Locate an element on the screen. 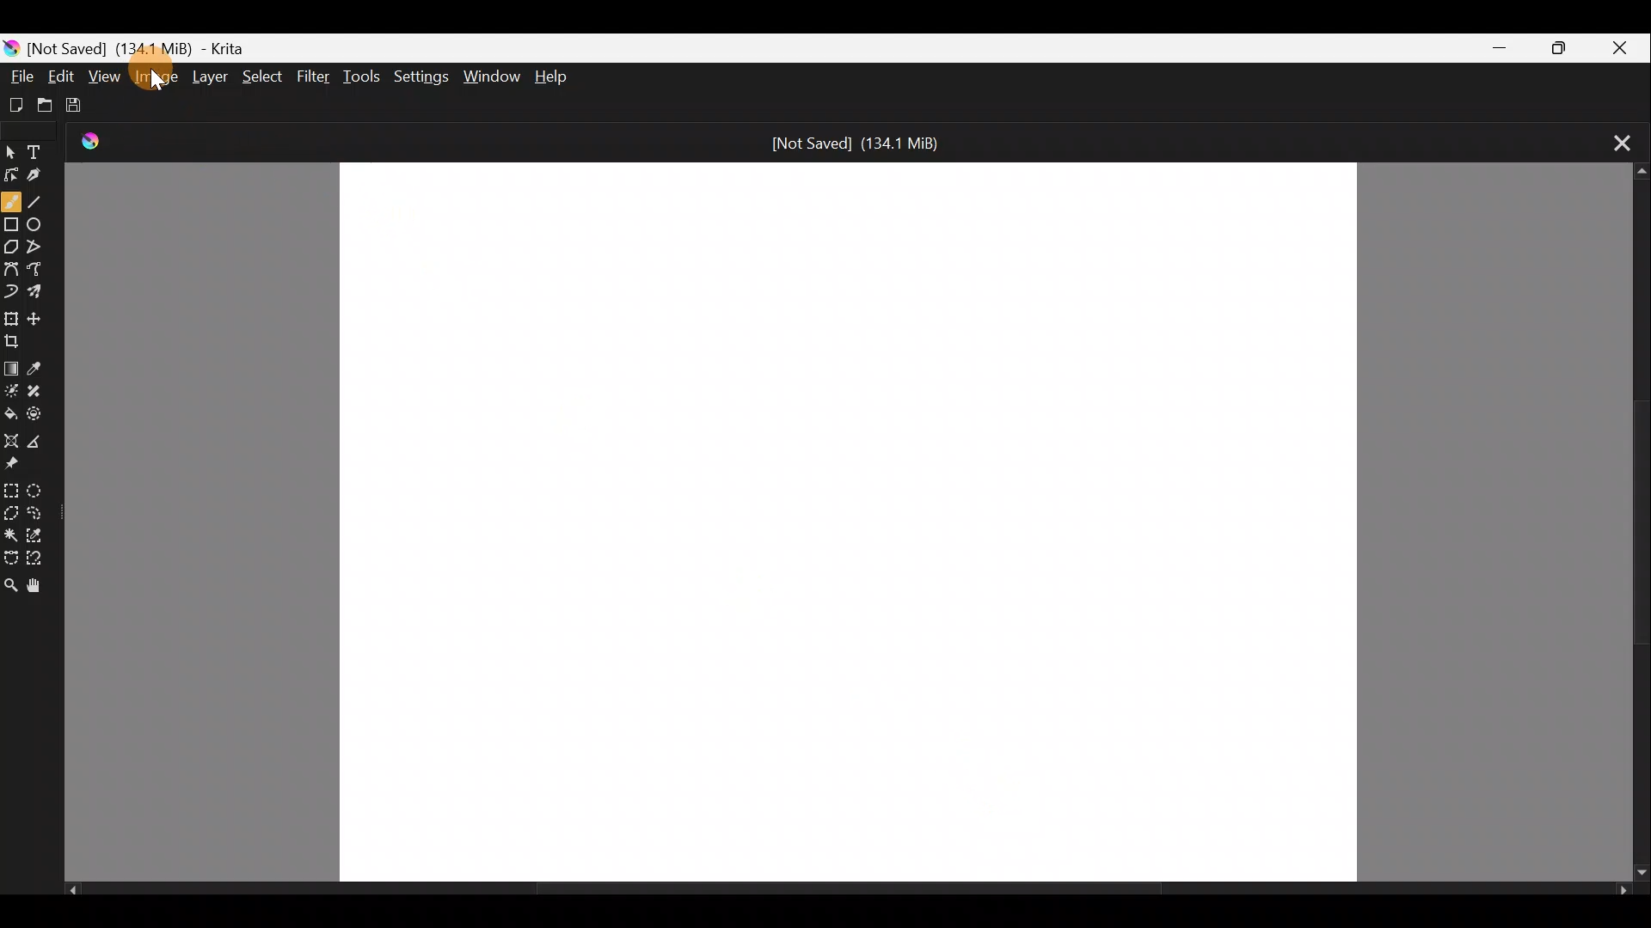 This screenshot has width=1651, height=928. Canvas is located at coordinates (848, 522).